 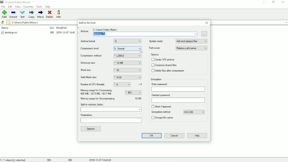 I want to click on Move, so click(x=41, y=14).